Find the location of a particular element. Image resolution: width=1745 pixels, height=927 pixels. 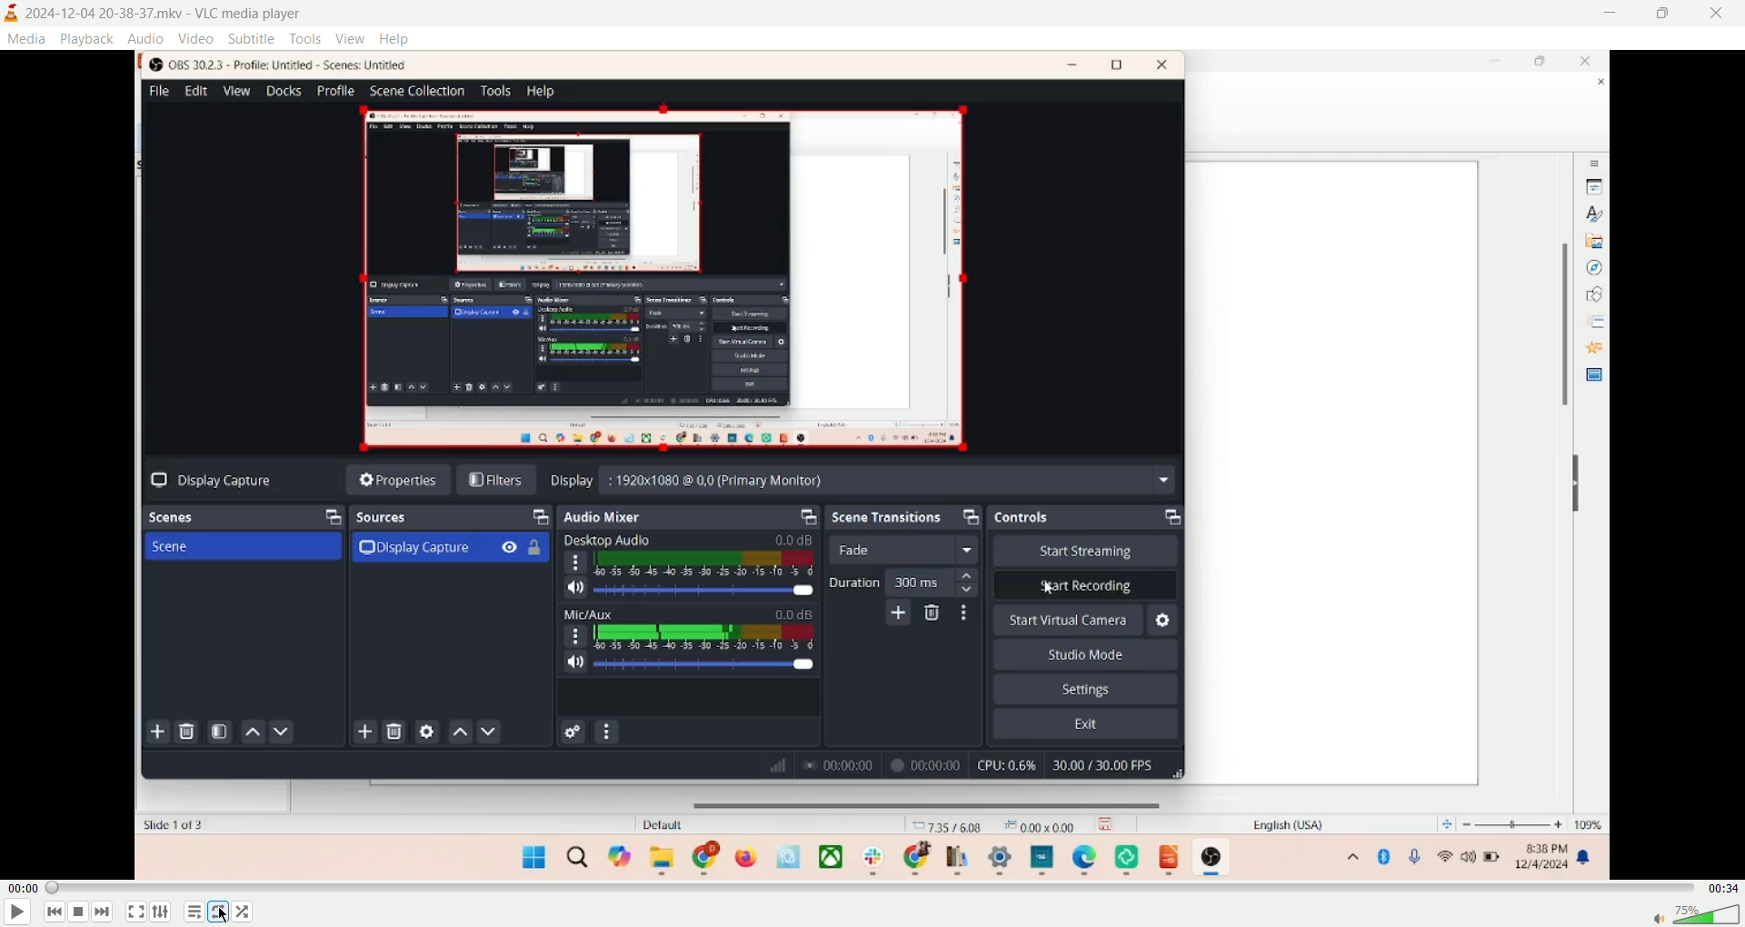

volume bar is located at coordinates (1707, 912).